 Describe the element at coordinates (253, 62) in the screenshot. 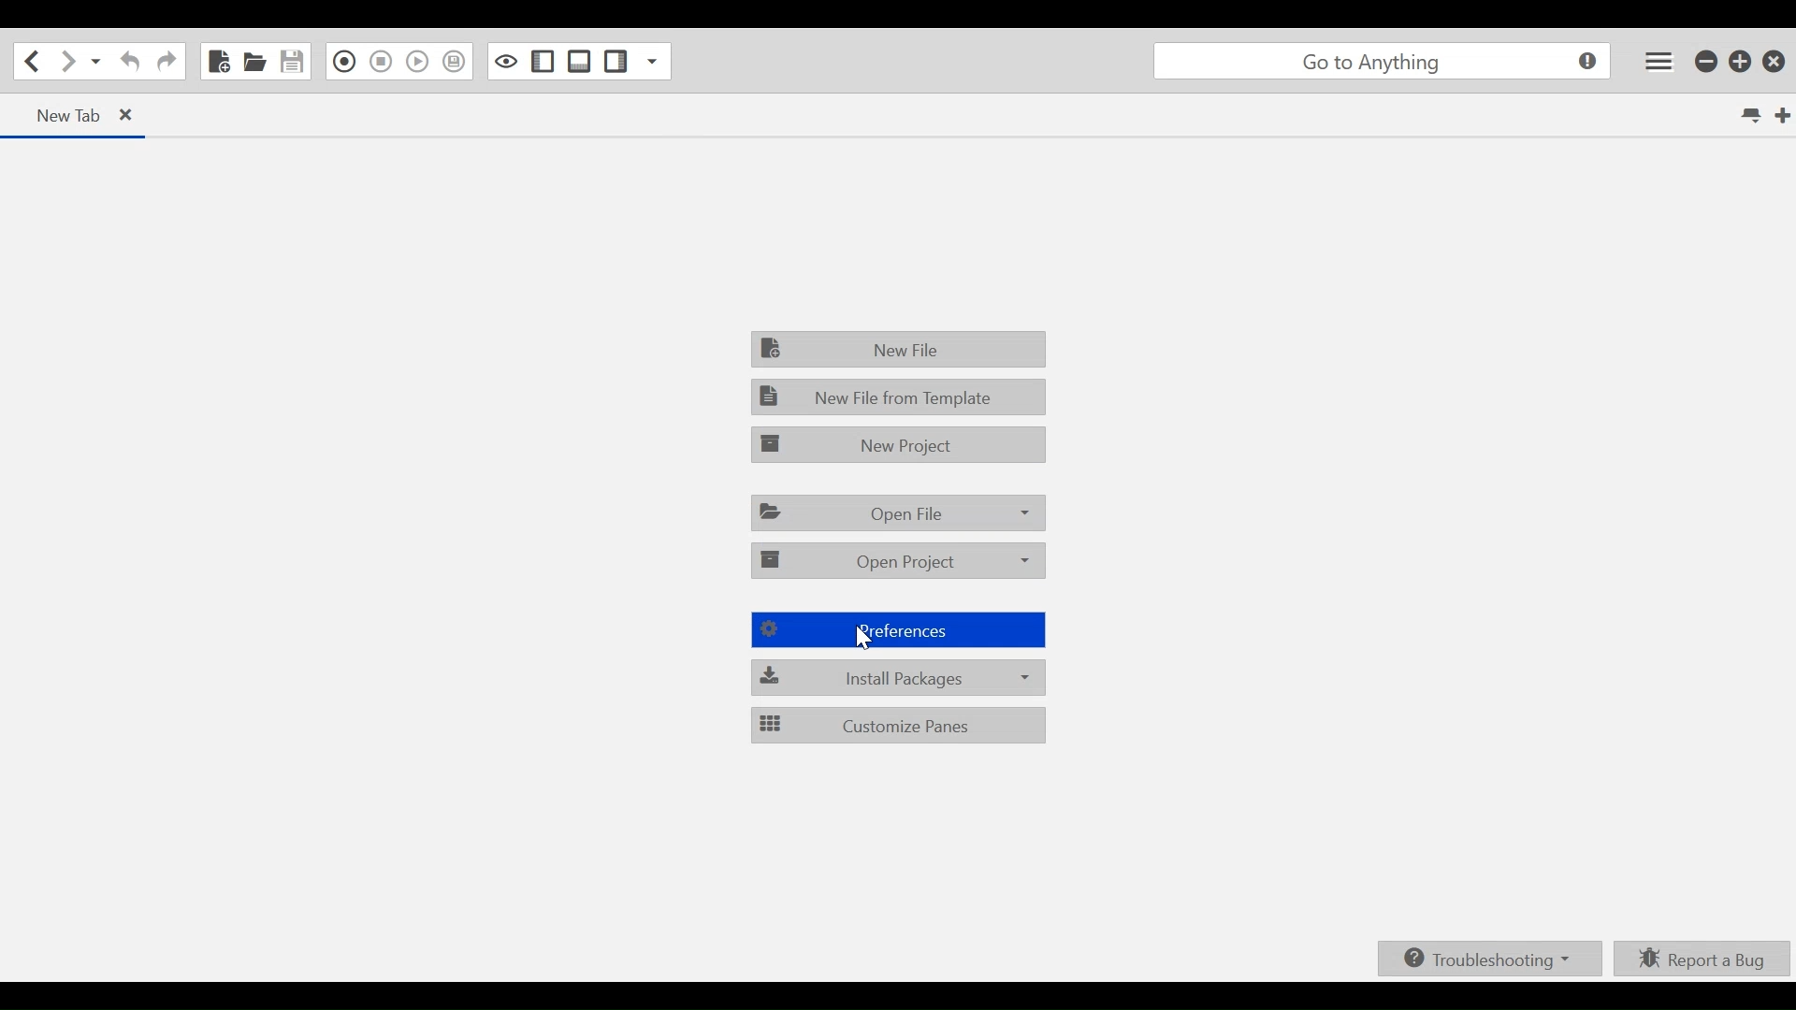

I see `Open File` at that location.